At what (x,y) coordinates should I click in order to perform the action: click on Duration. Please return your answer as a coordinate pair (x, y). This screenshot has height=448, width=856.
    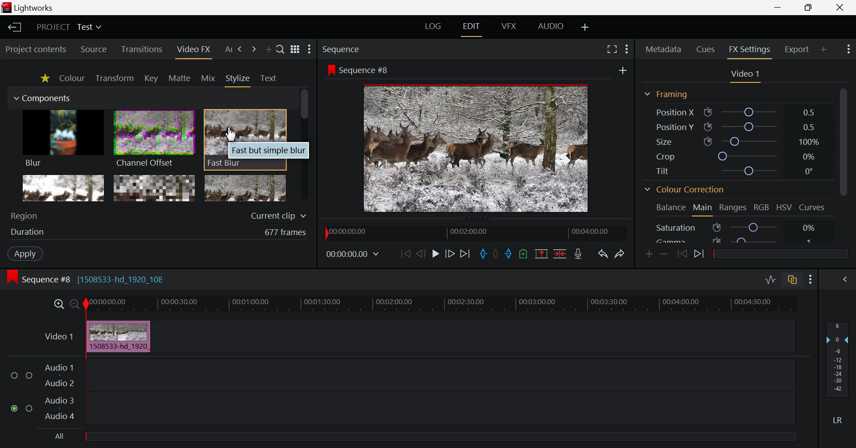
    Looking at the image, I should click on (158, 231).